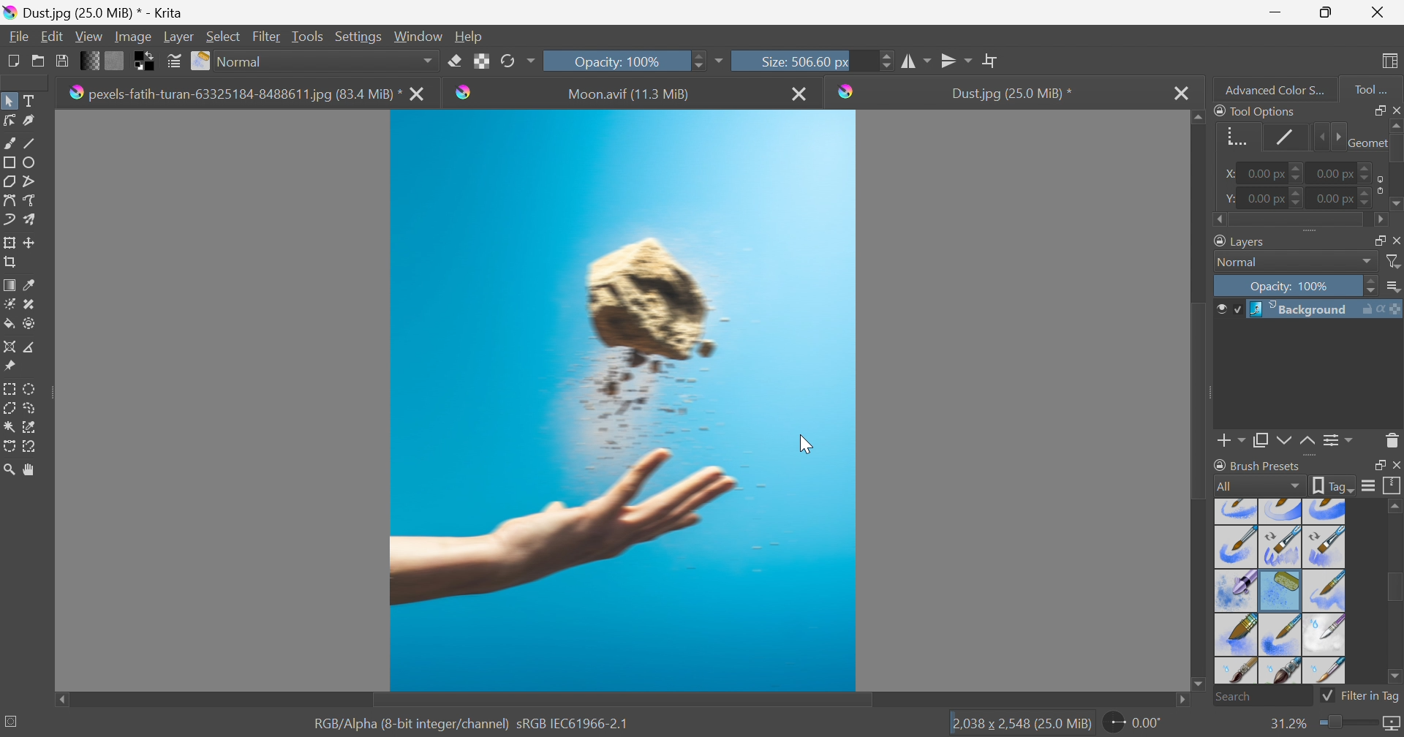 This screenshot has height=737, width=1404. Describe the element at coordinates (1391, 725) in the screenshot. I see `Map the displayed canvas size between pixel size or print size` at that location.